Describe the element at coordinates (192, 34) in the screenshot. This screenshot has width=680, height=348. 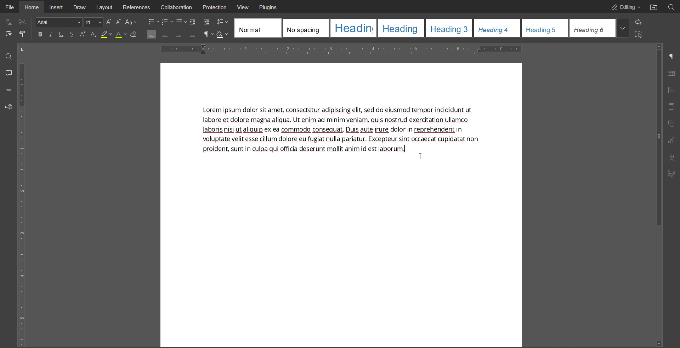
I see `Justify ` at that location.